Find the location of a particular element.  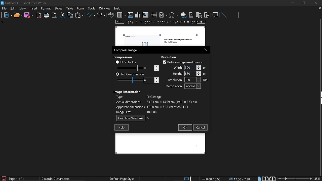

form is located at coordinates (92, 8).